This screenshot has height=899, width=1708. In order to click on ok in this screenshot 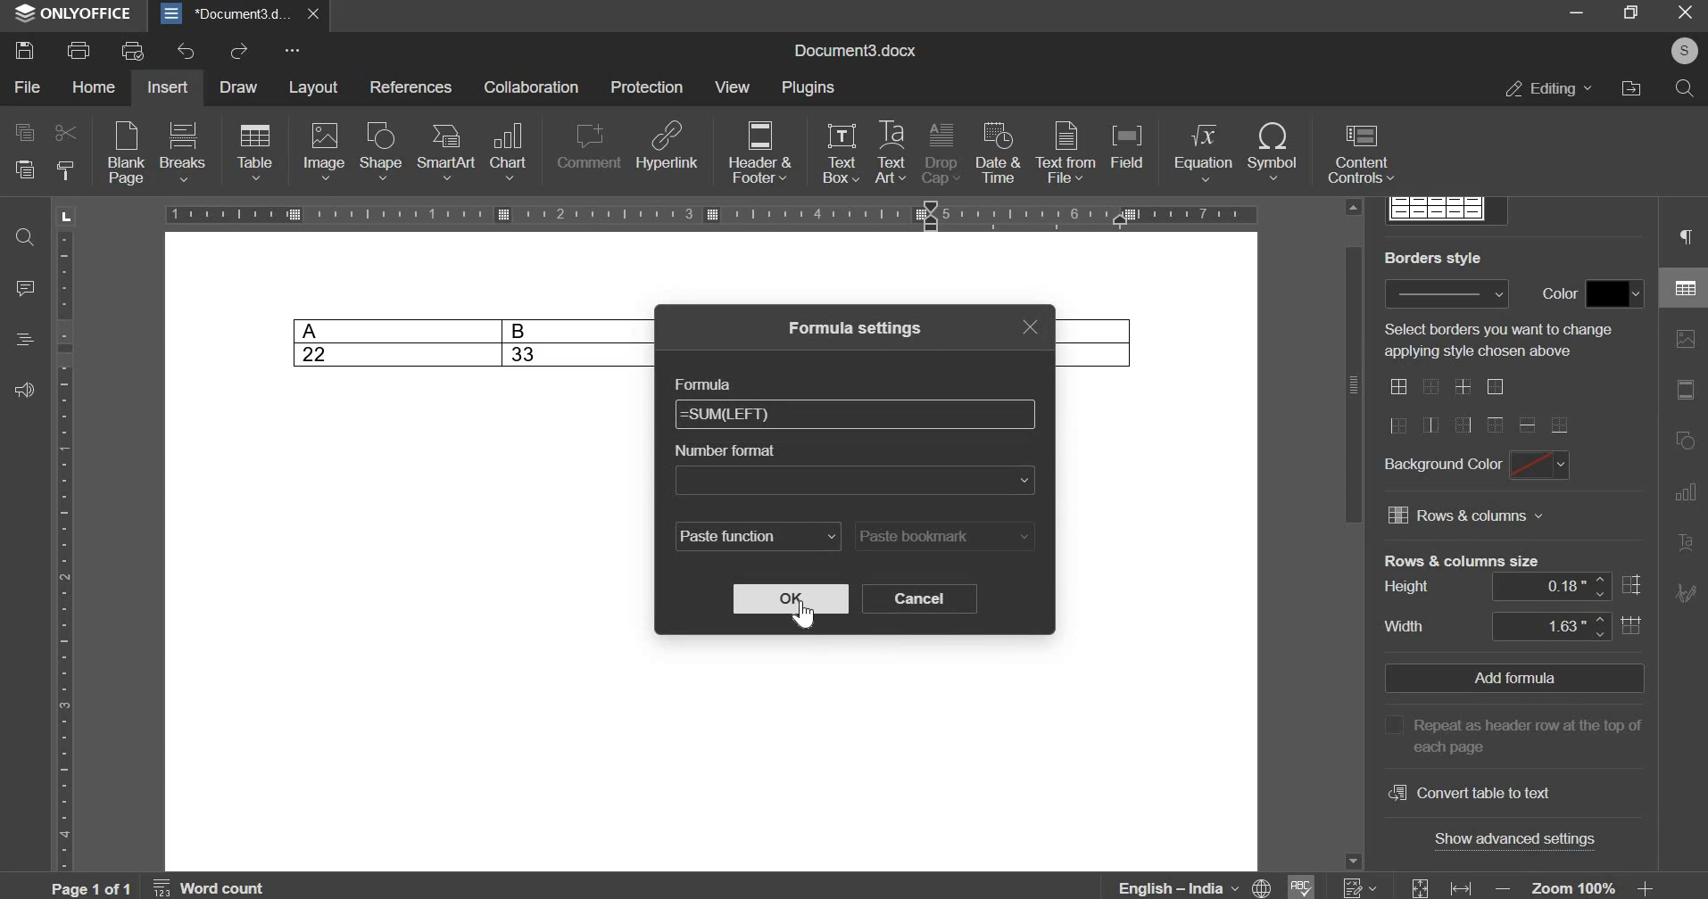, I will do `click(790, 600)`.